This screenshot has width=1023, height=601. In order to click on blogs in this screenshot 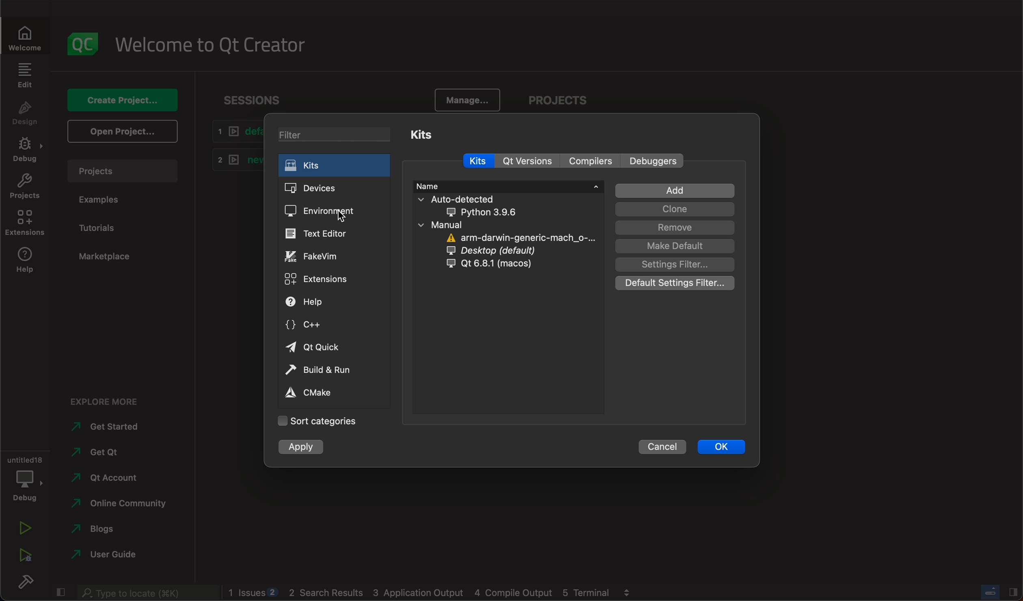, I will do `click(114, 530)`.